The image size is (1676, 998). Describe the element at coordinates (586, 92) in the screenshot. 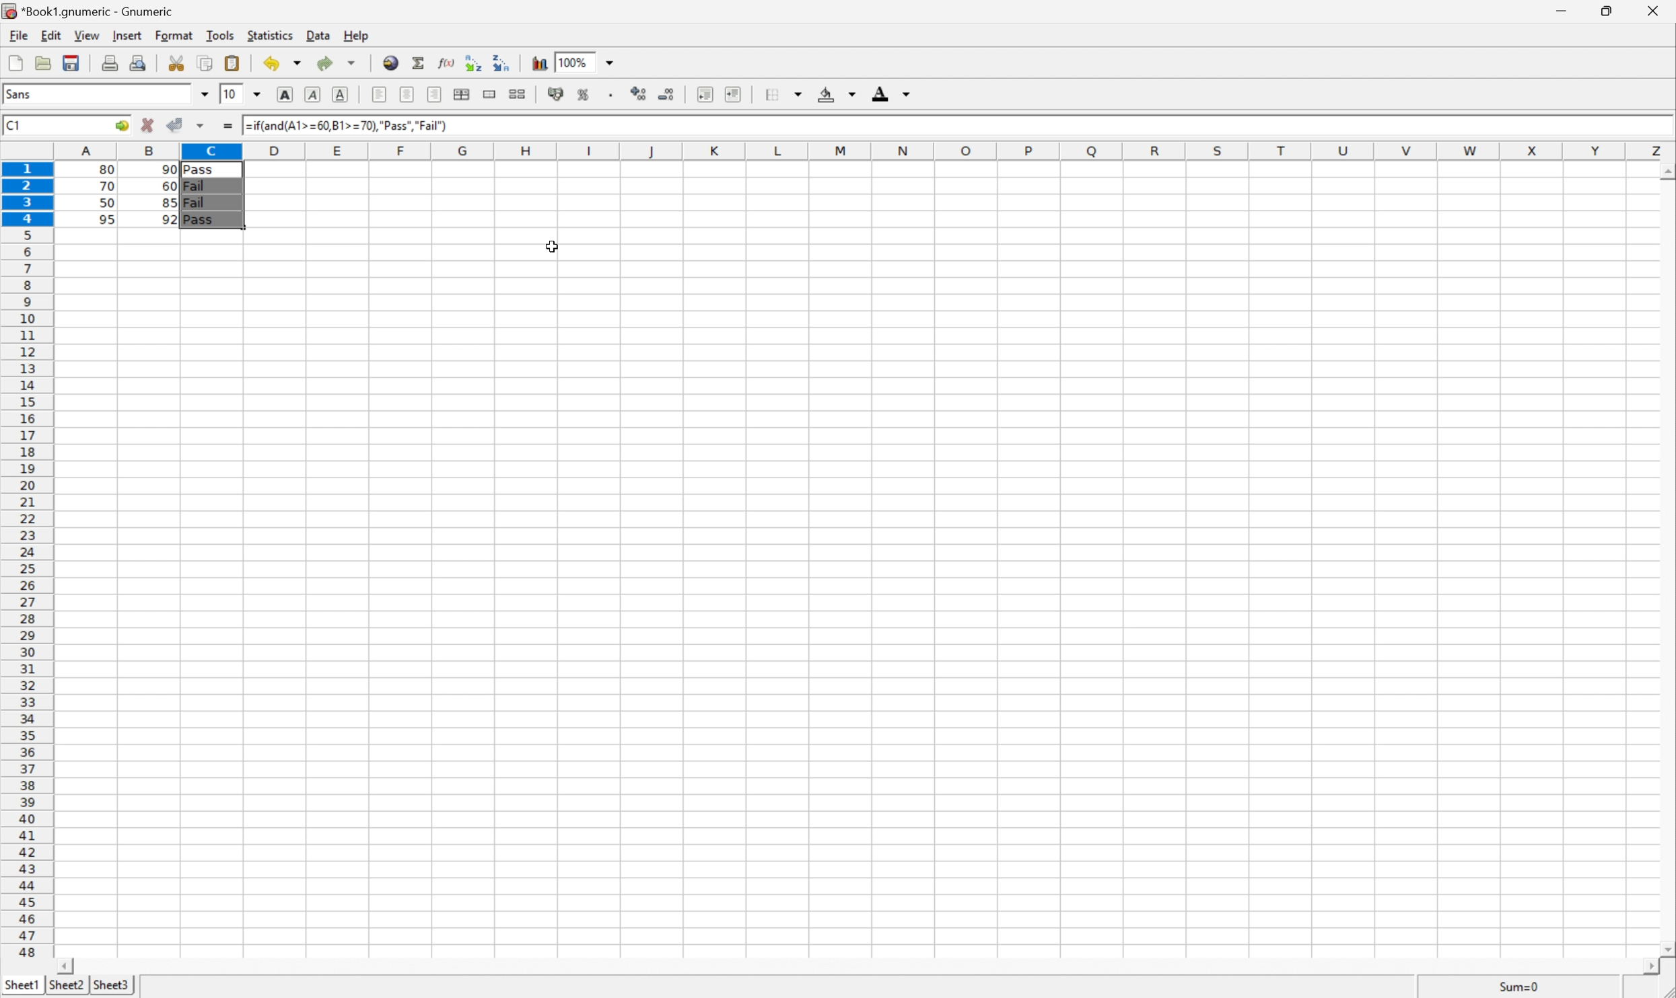

I see `Format the selection as percentage` at that location.